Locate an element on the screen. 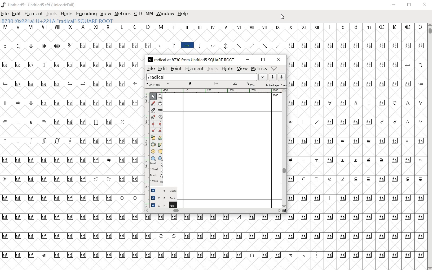 The image size is (432, 270). MINIMIZE is located at coordinates (394, 5).